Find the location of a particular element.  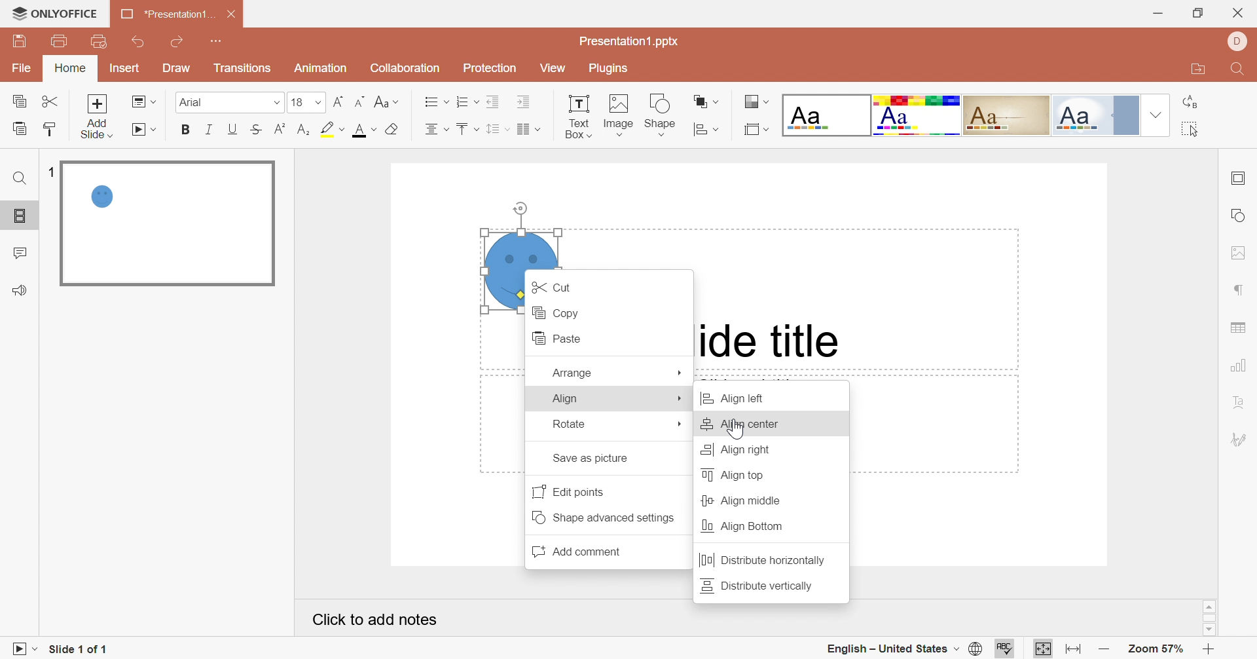

More is located at coordinates (680, 372).